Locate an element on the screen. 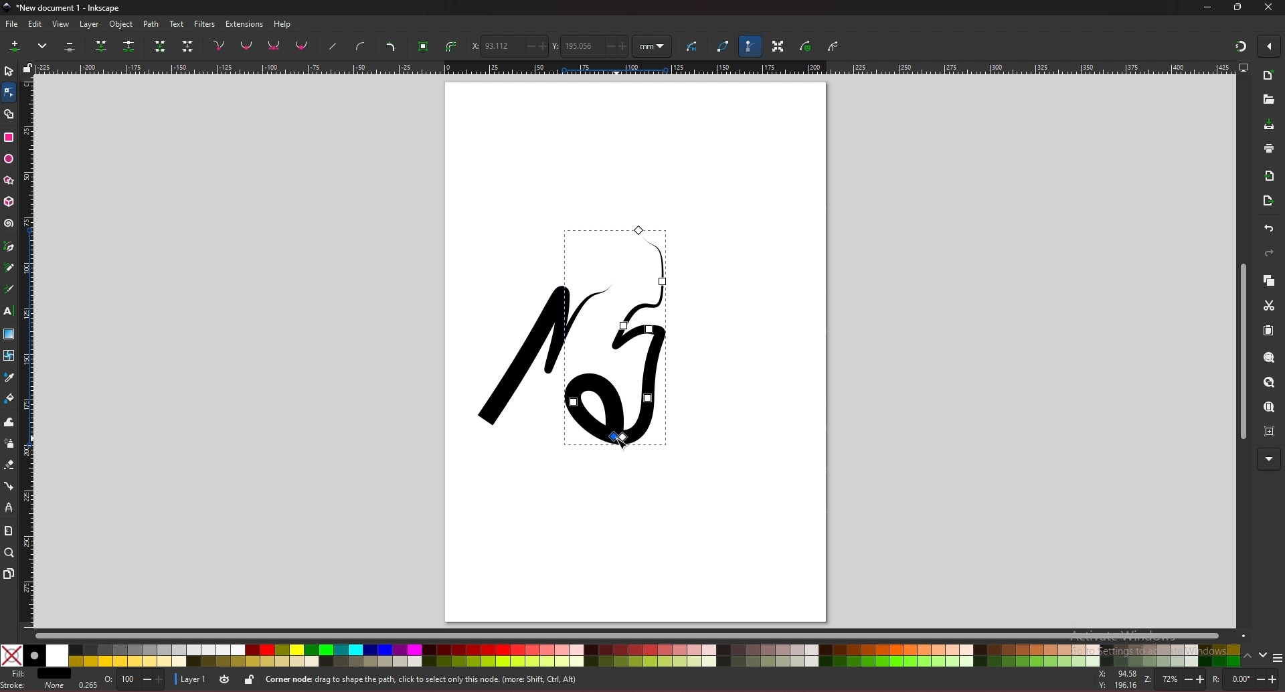  shape builder is located at coordinates (9, 114).